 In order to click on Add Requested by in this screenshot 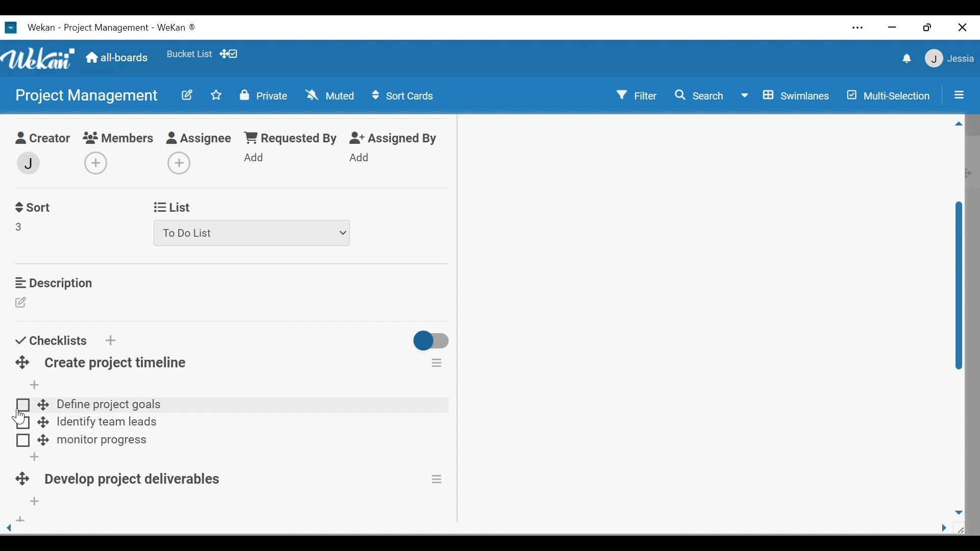, I will do `click(255, 157)`.